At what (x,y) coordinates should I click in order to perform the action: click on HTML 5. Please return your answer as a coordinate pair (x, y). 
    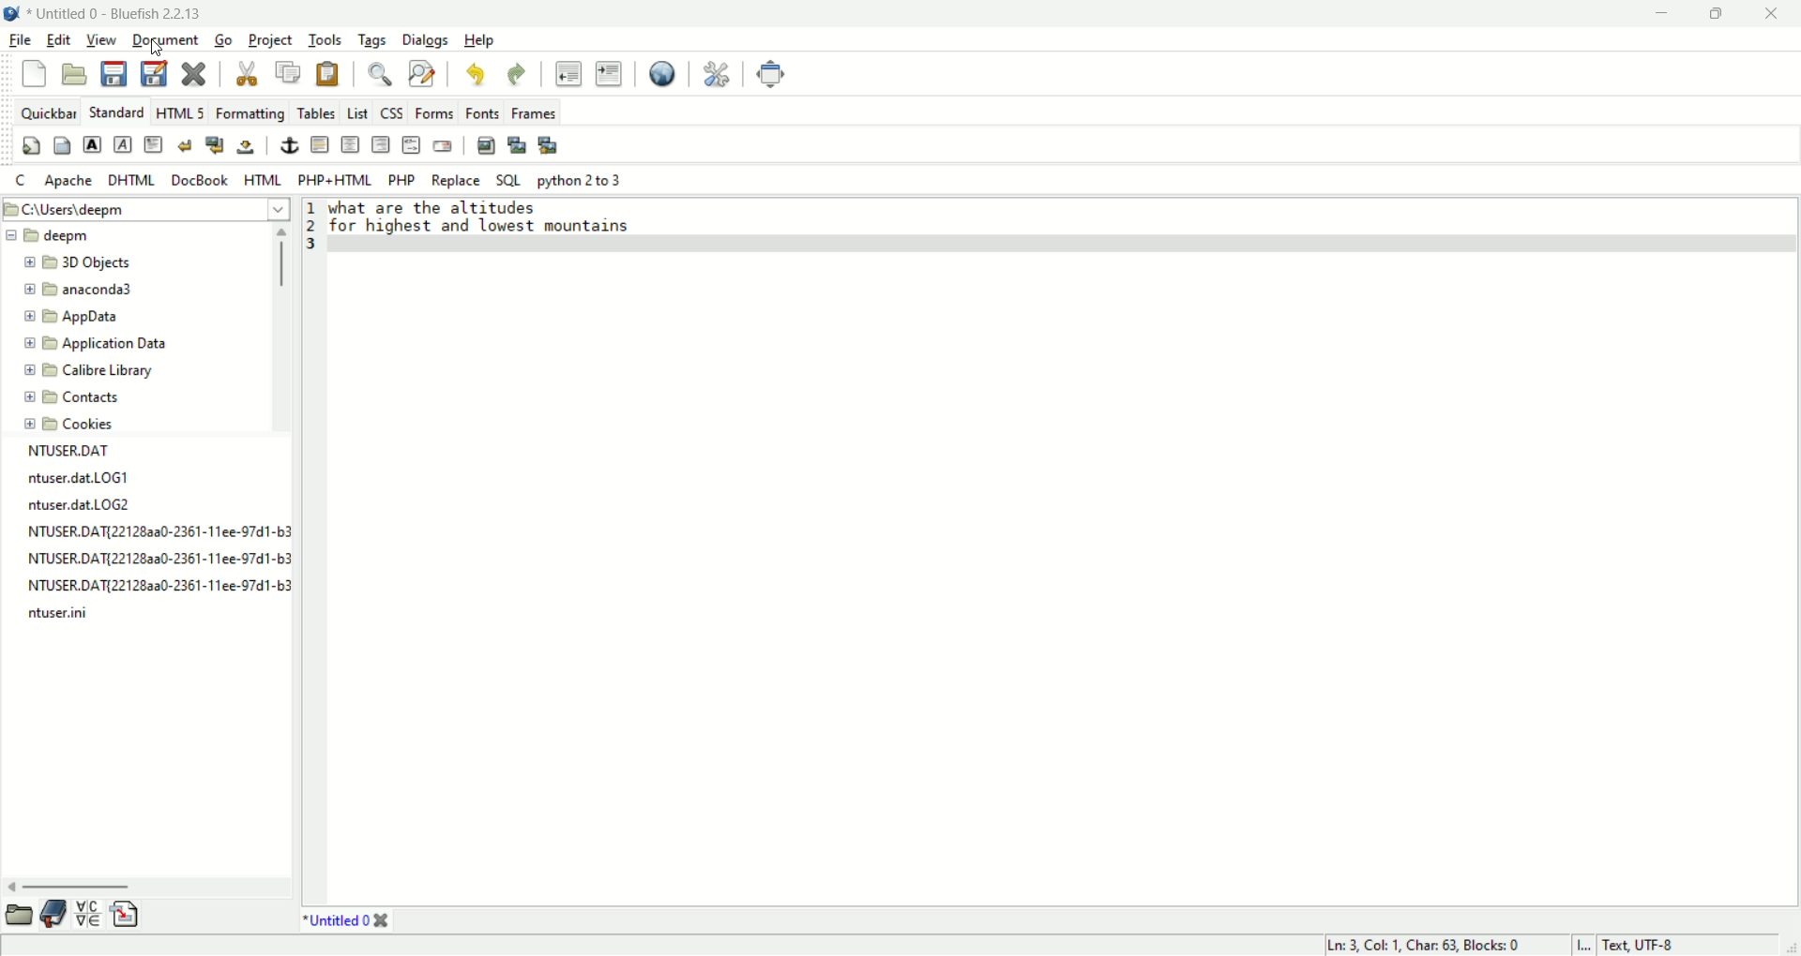
    Looking at the image, I should click on (183, 112).